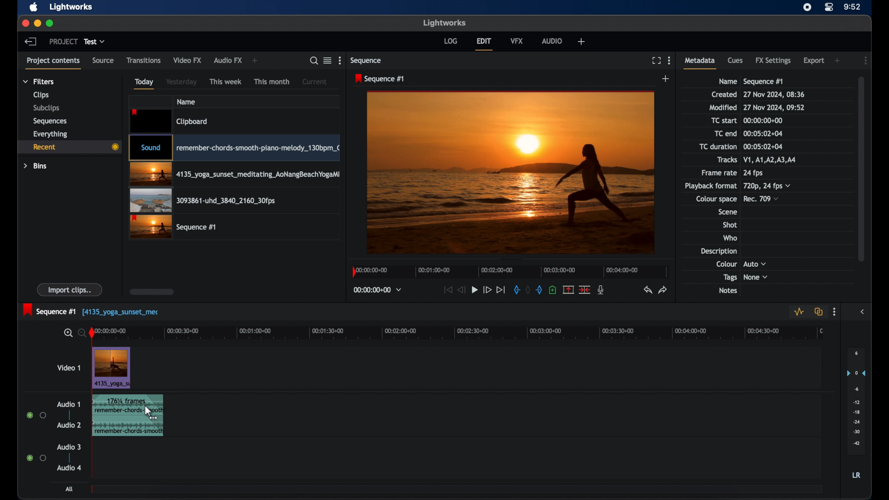 This screenshot has width=889, height=500. I want to click on name, so click(727, 81).